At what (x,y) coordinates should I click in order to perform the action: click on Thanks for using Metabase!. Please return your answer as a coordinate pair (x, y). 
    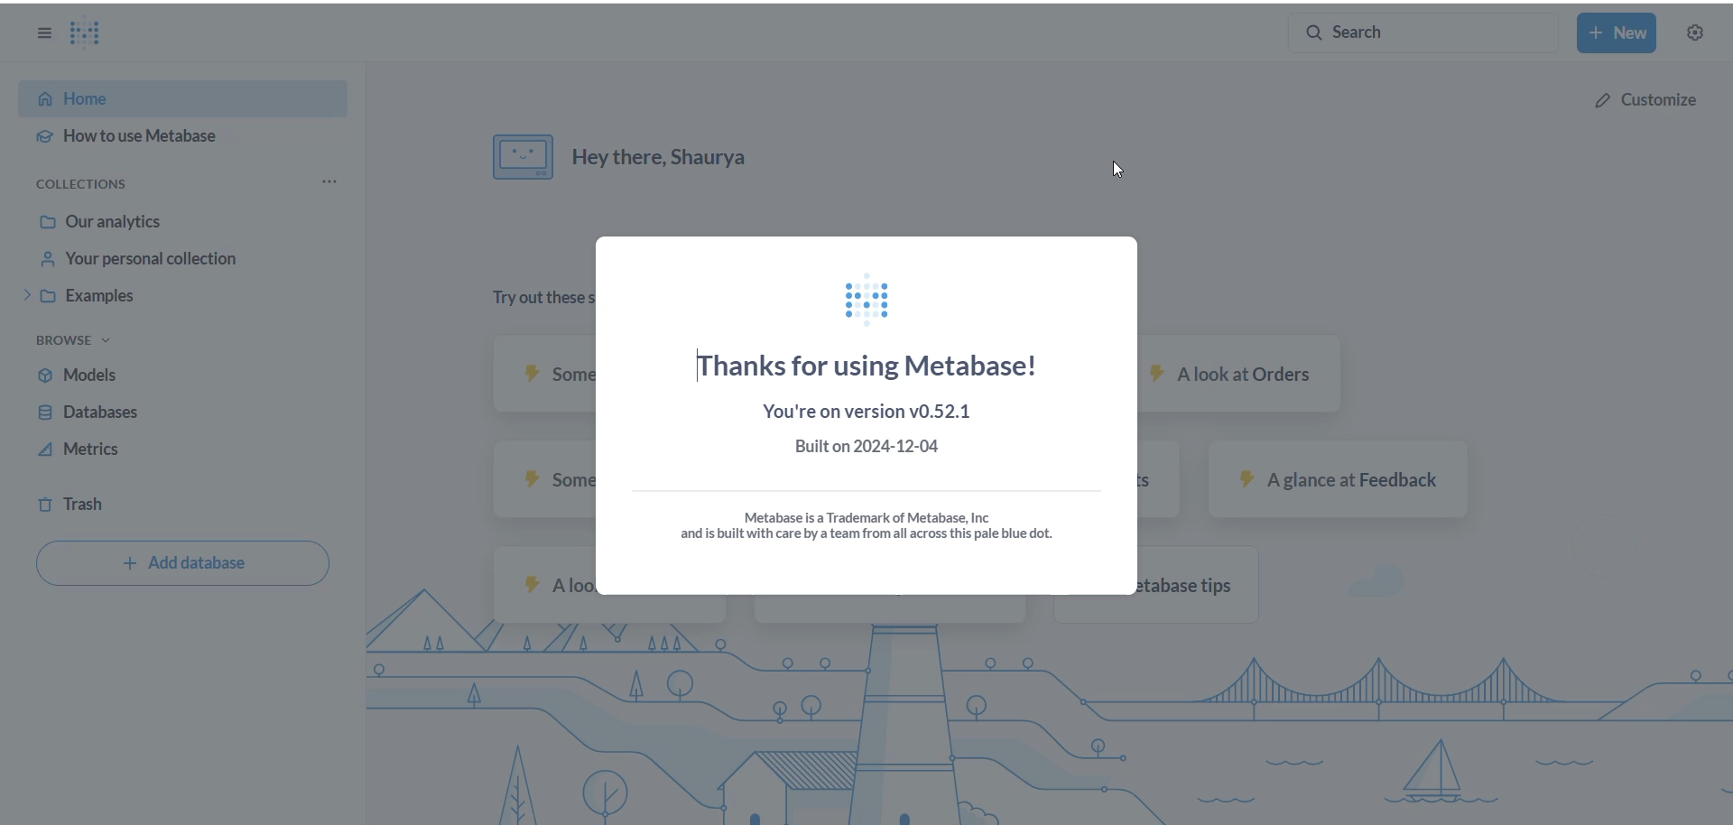
    Looking at the image, I should click on (870, 363).